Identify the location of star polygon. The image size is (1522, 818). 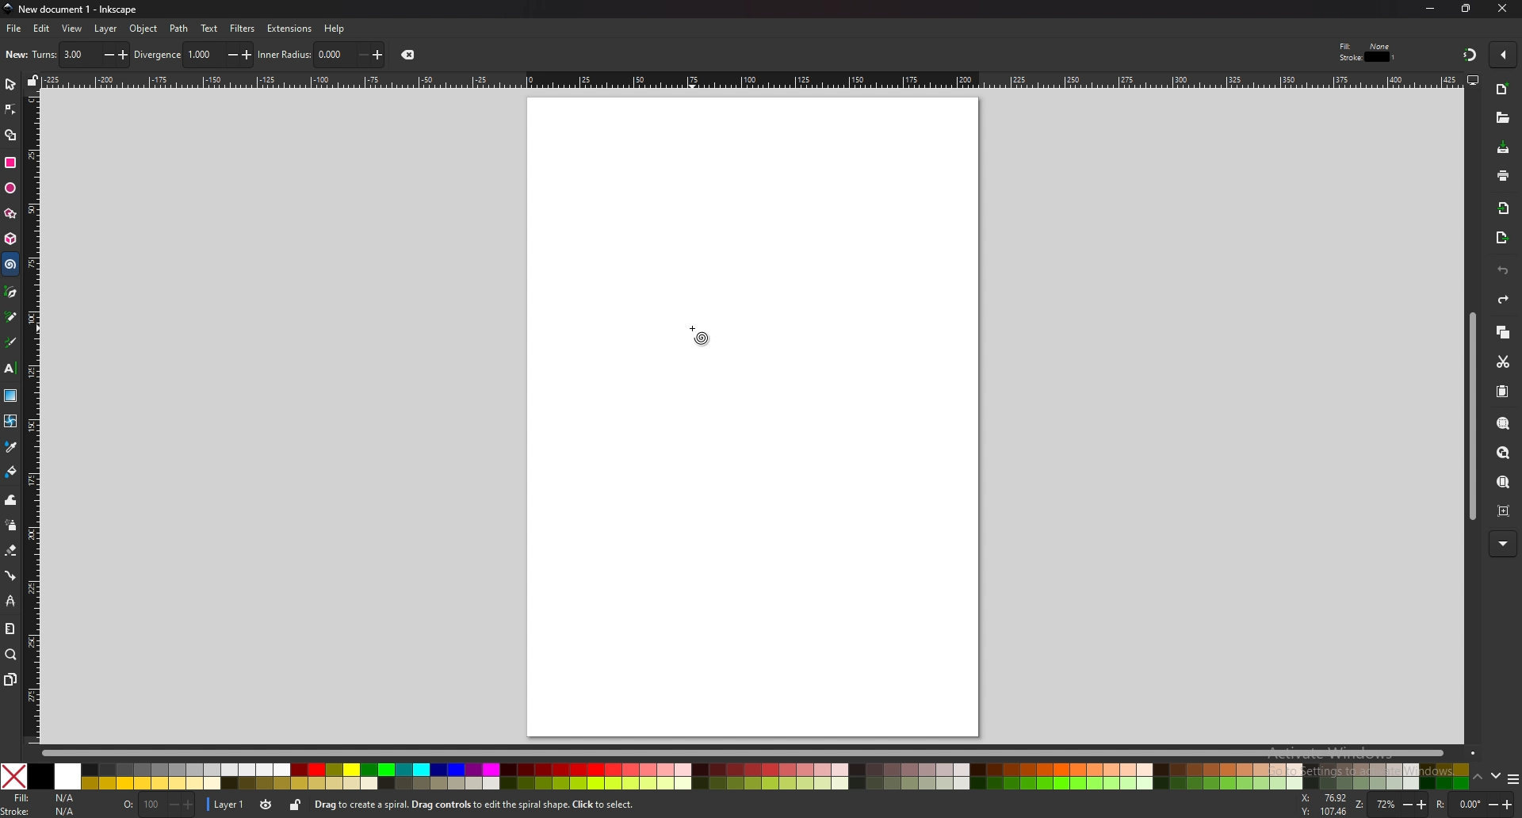
(10, 213).